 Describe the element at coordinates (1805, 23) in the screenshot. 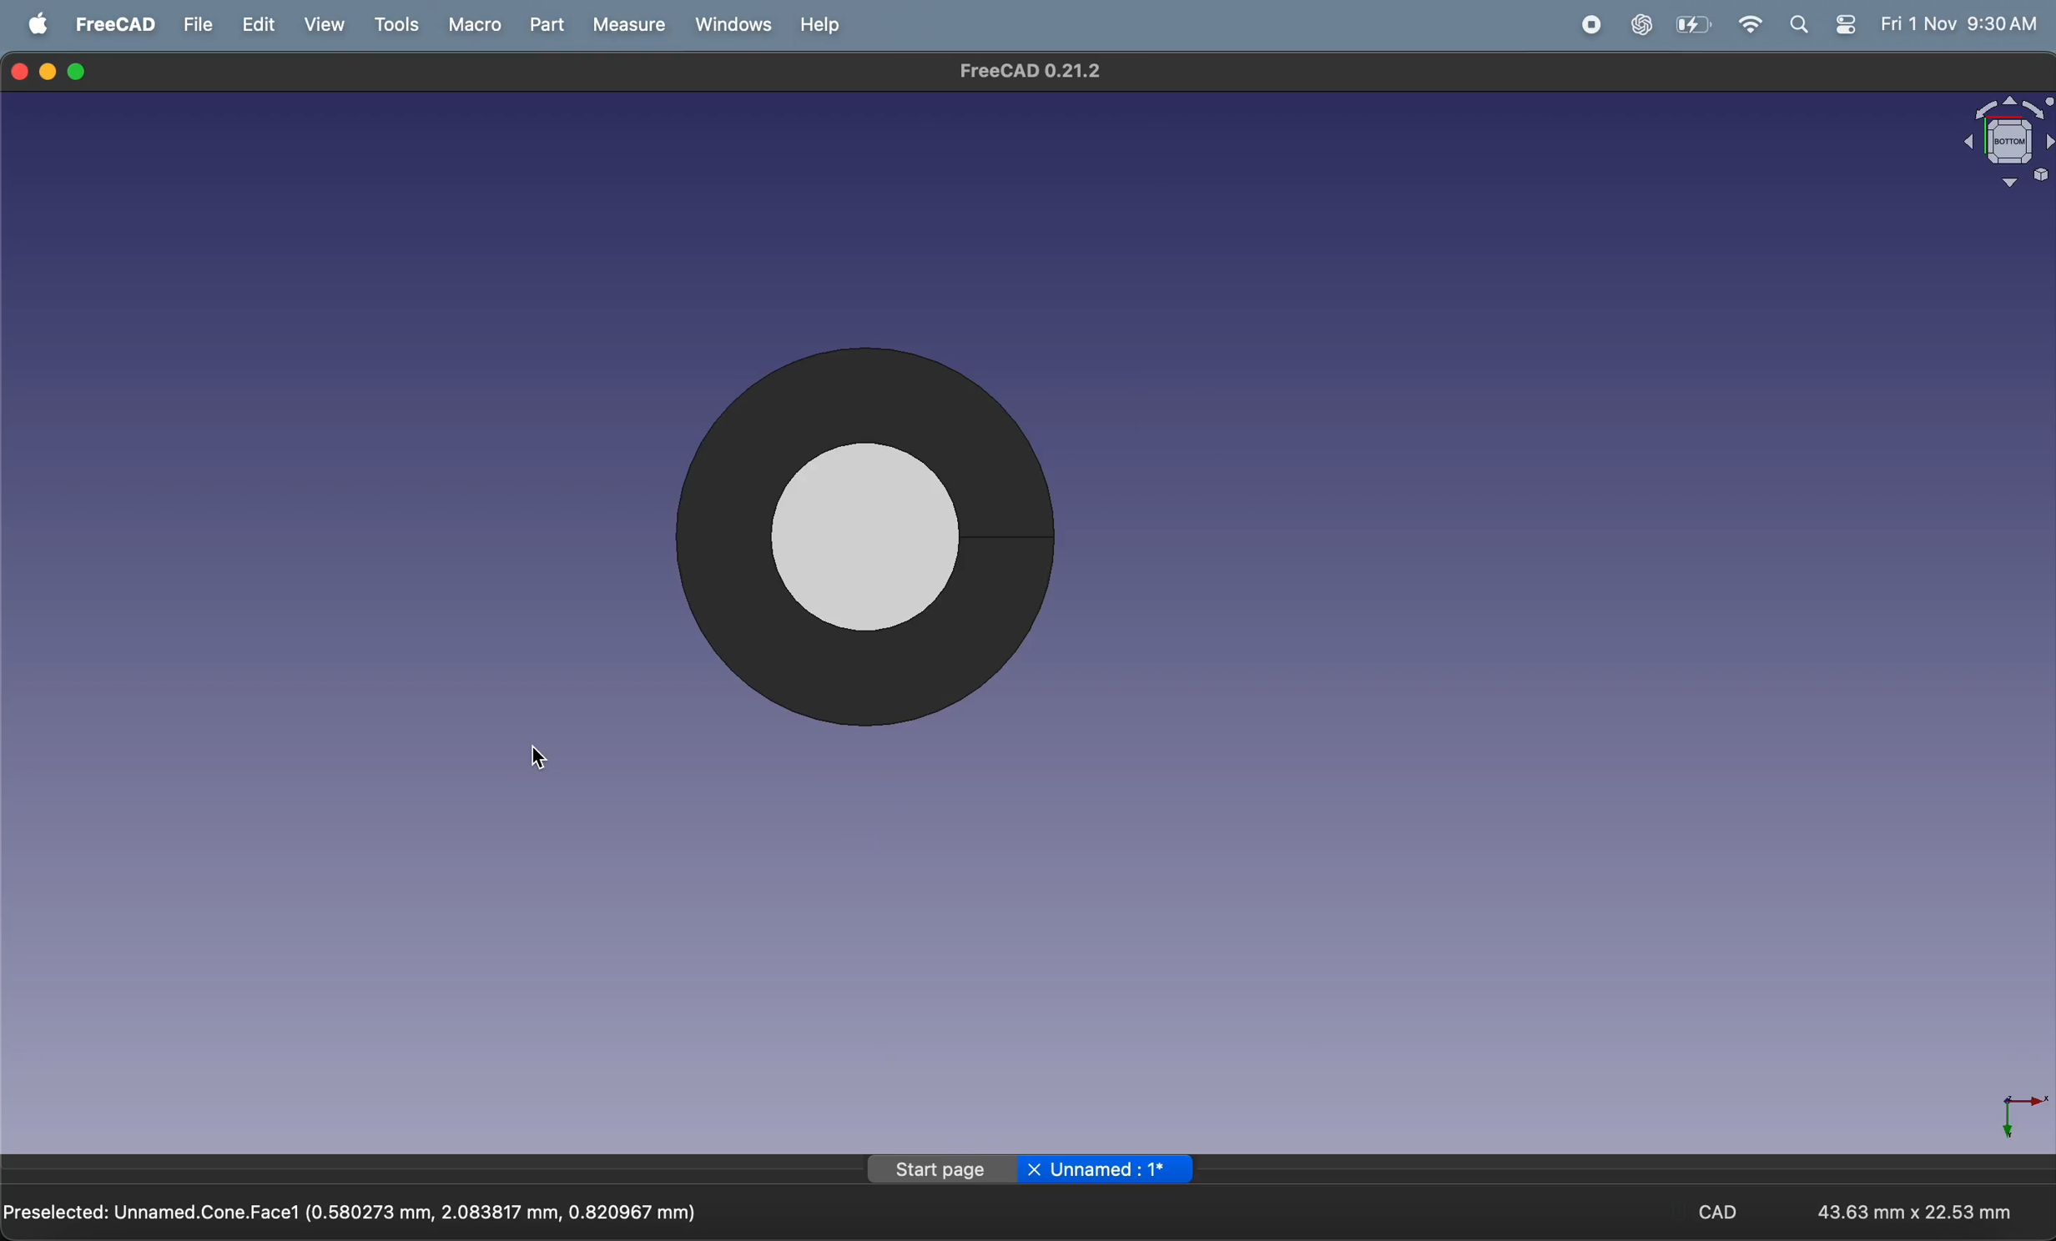

I see `search` at that location.